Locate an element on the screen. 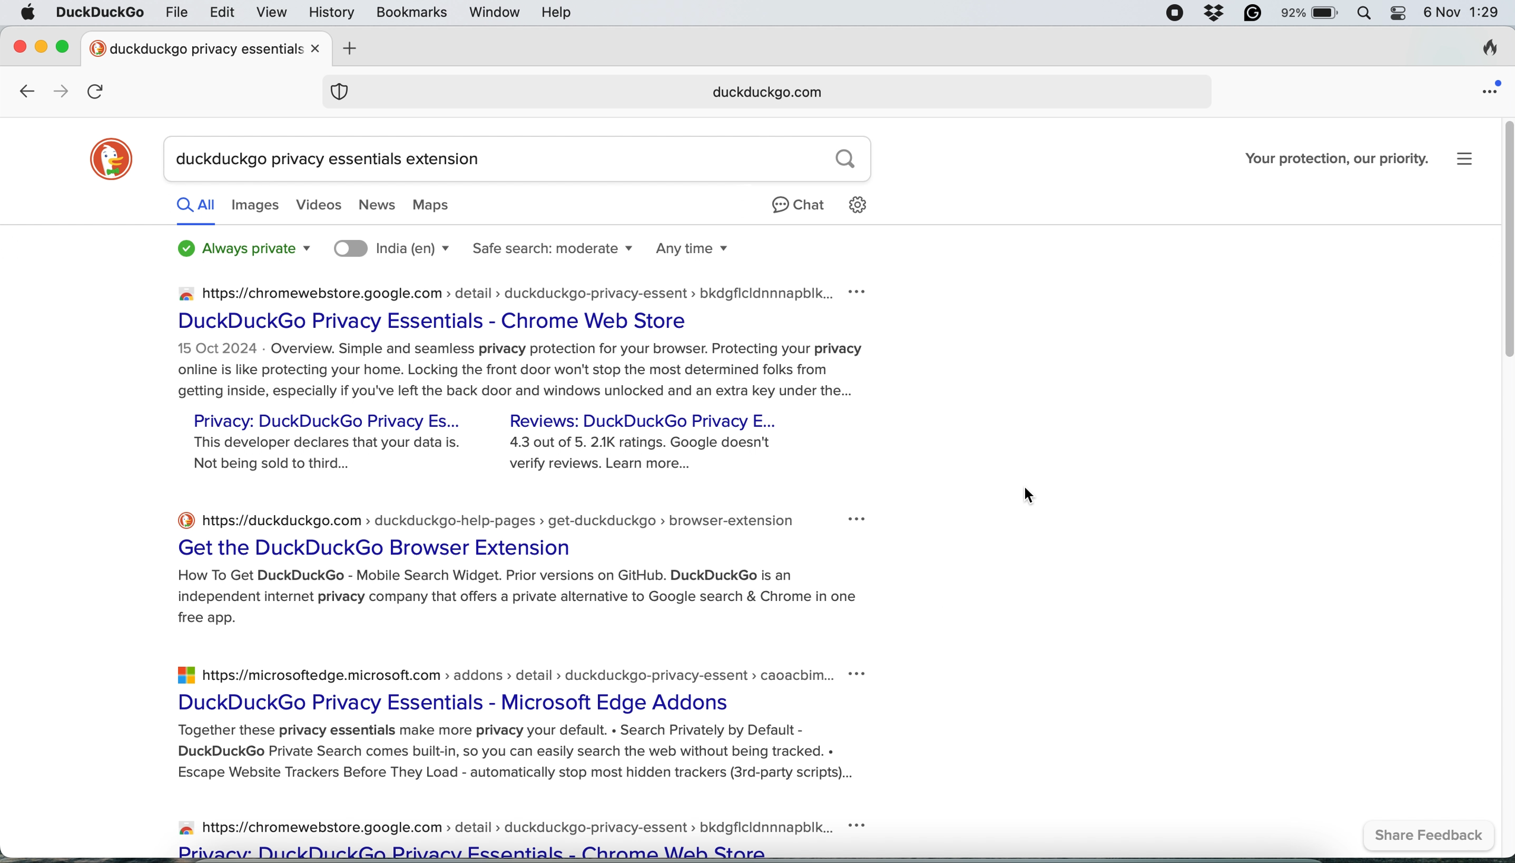  minimise is located at coordinates (41, 45).